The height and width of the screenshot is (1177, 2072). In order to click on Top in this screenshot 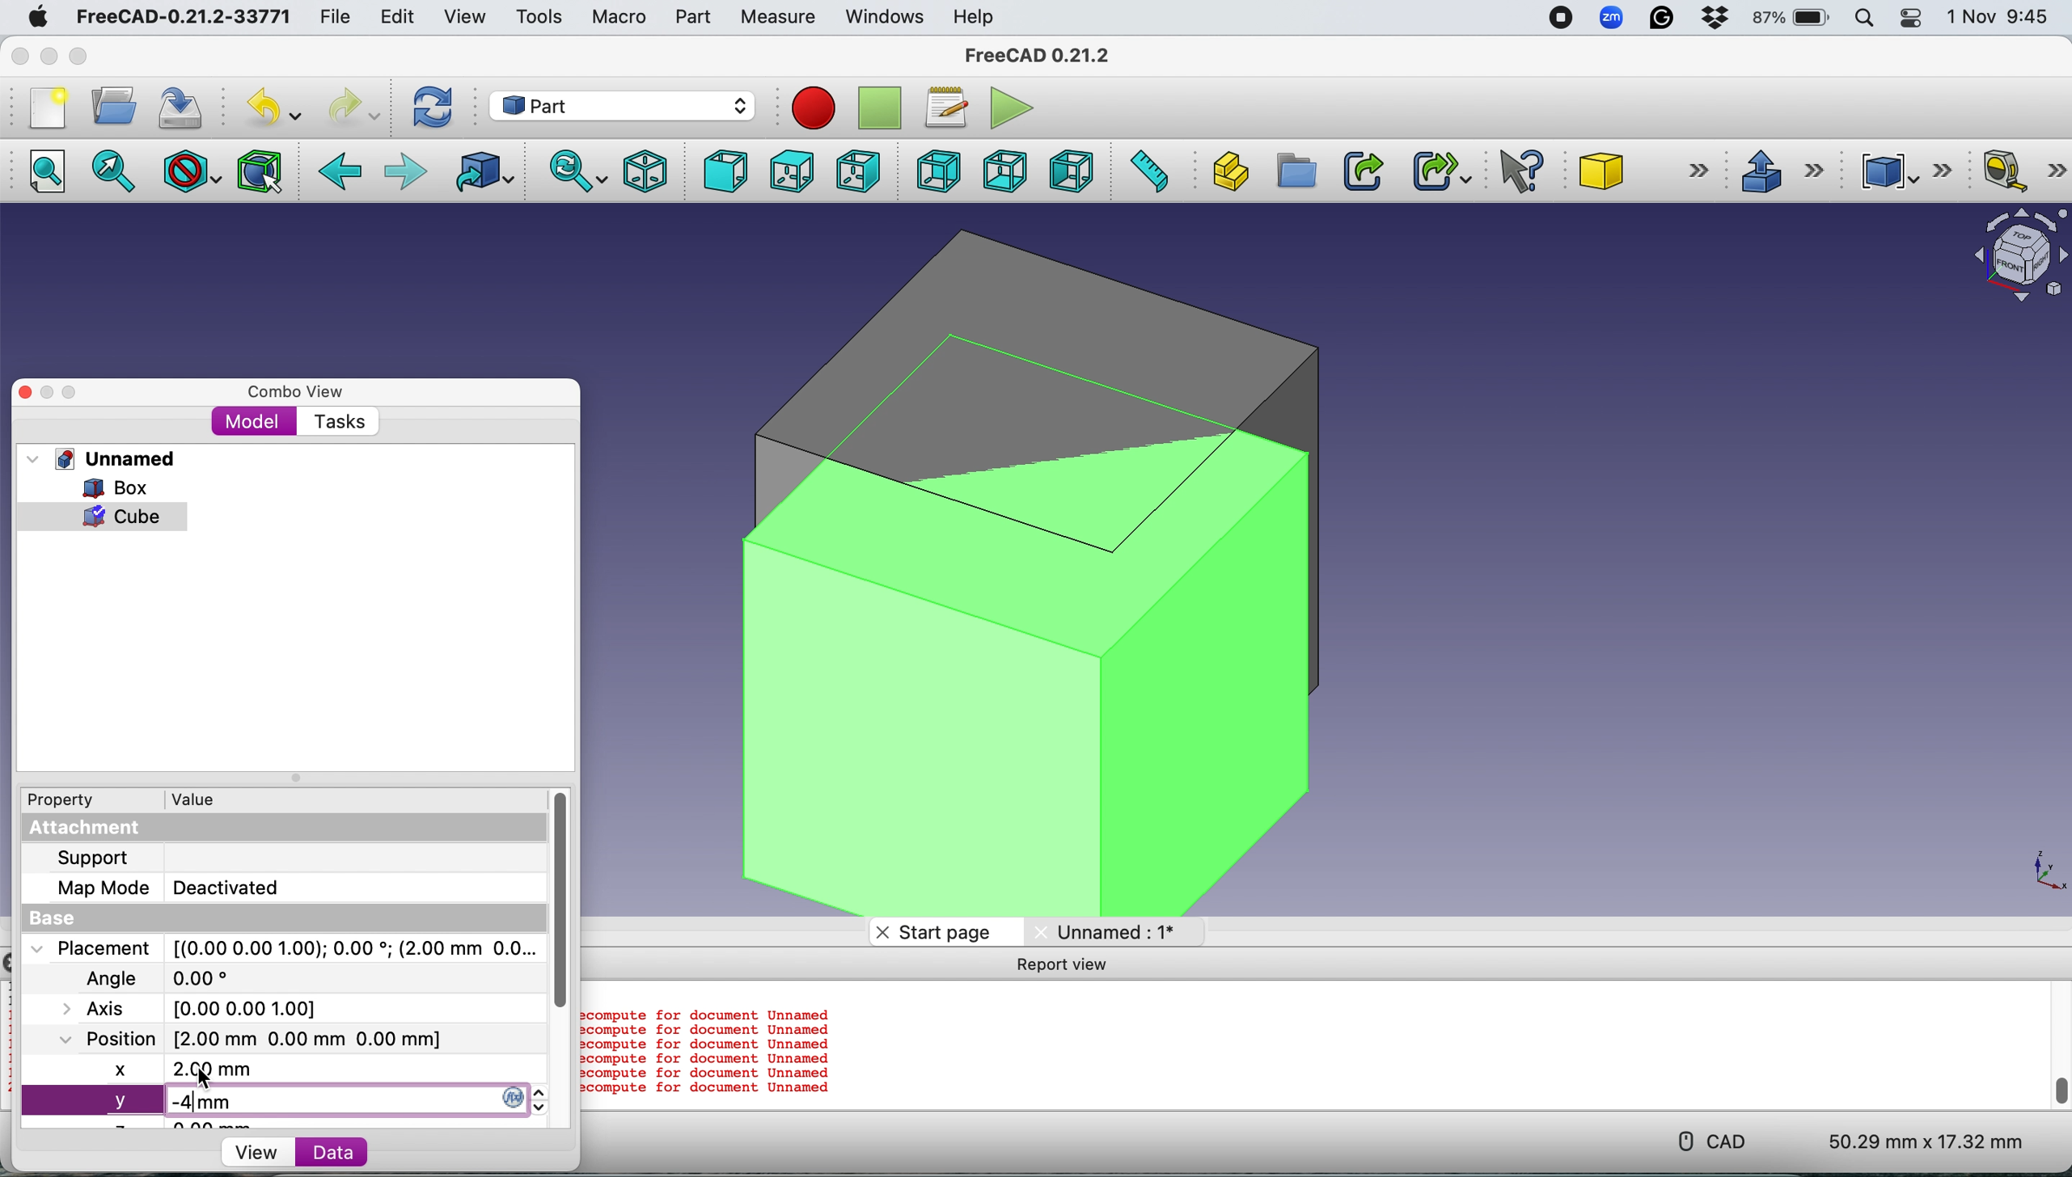, I will do `click(790, 172)`.